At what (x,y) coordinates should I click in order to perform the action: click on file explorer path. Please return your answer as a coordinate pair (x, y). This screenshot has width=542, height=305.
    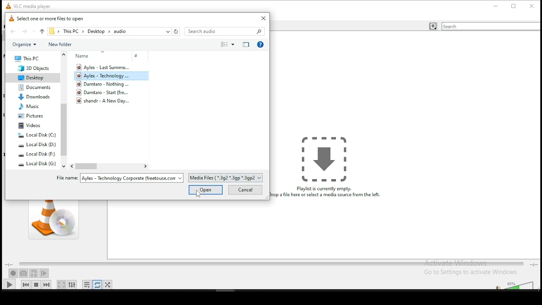
    Looking at the image, I should click on (52, 31).